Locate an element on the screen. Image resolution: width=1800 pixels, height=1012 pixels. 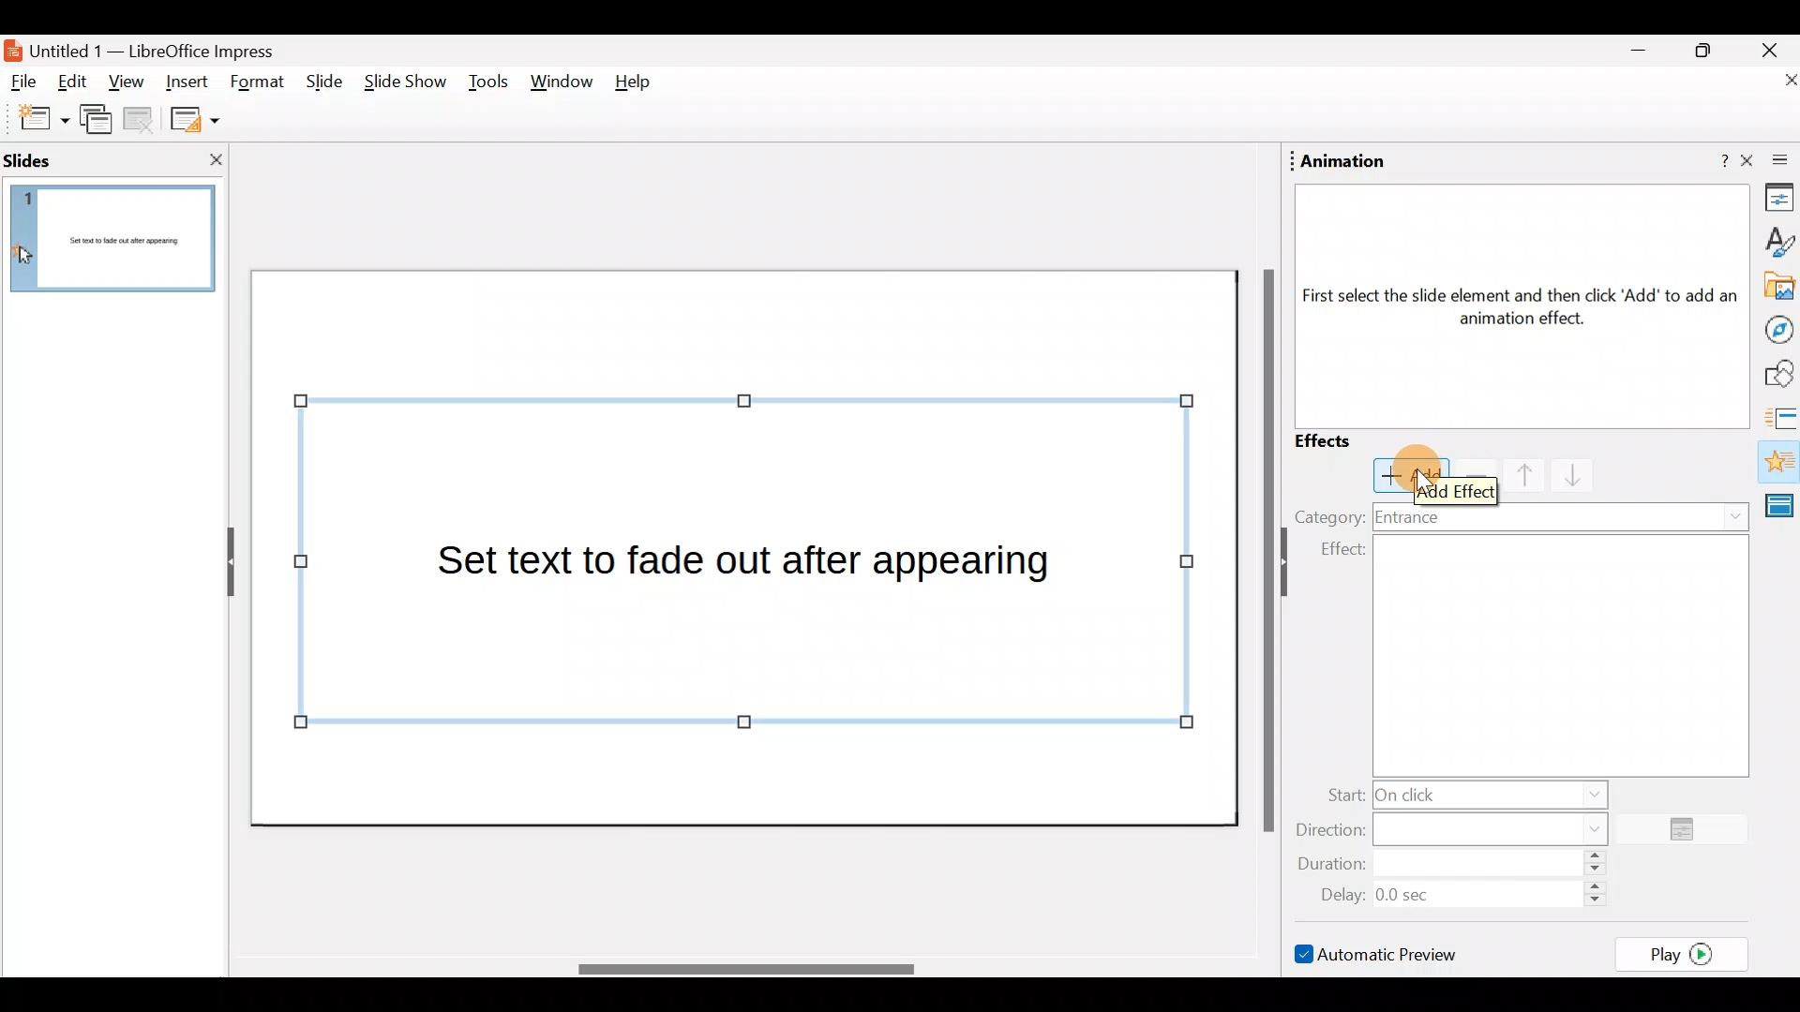
Automatic preview is located at coordinates (1379, 953).